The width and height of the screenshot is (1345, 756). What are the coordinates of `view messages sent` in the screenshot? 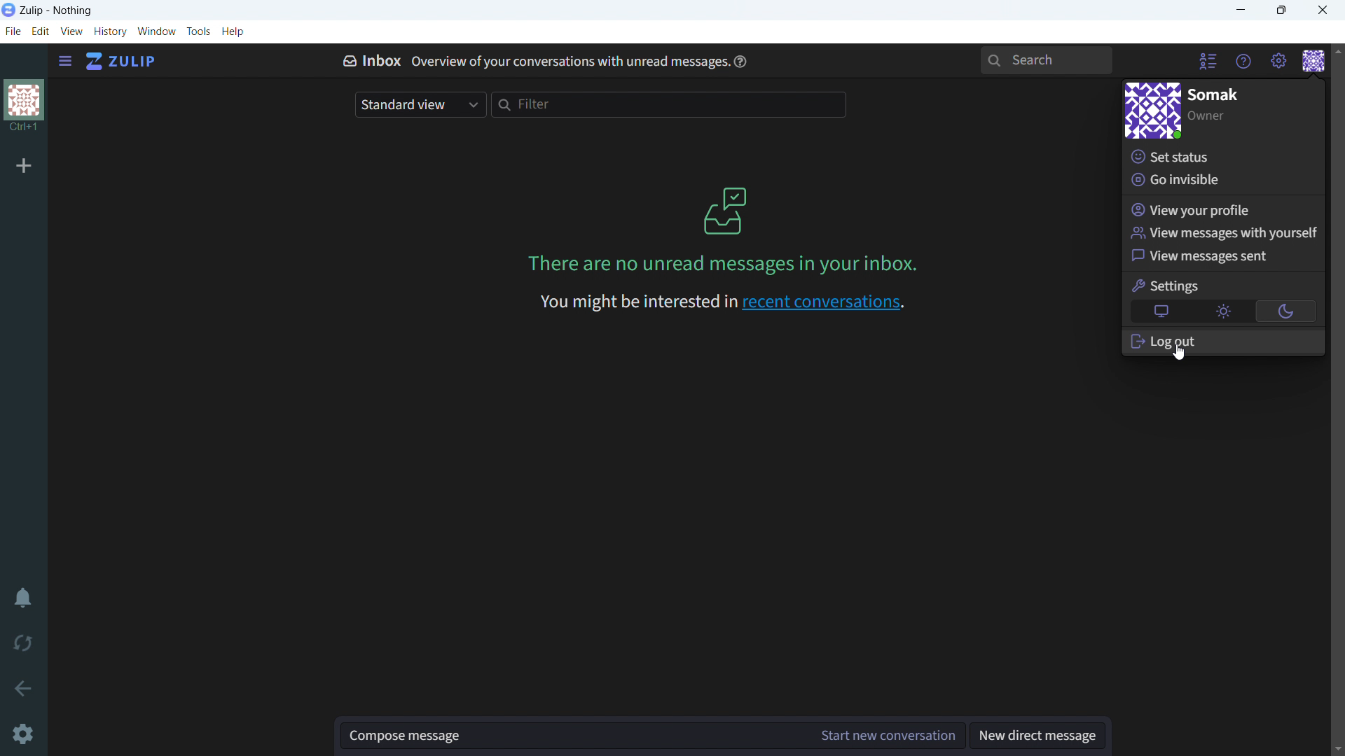 It's located at (1223, 257).